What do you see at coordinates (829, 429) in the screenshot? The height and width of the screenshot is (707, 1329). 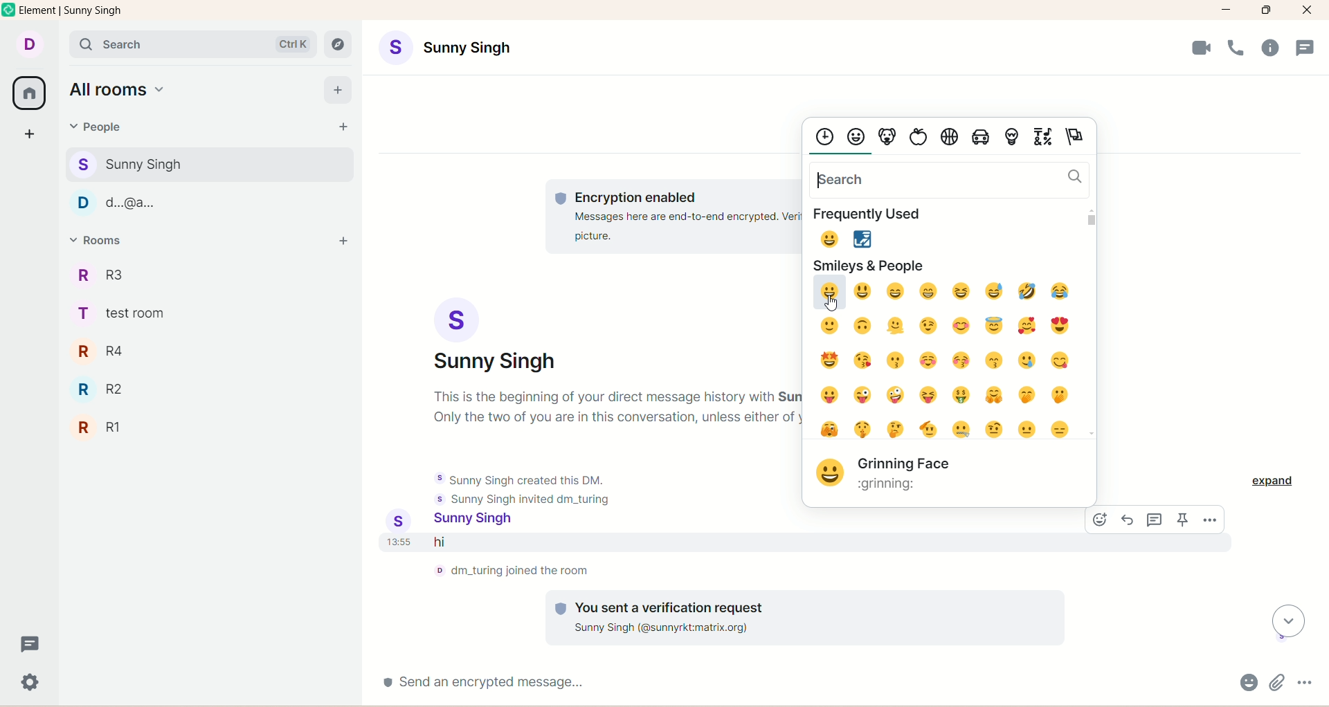 I see `Face with peeking eye` at bounding box center [829, 429].